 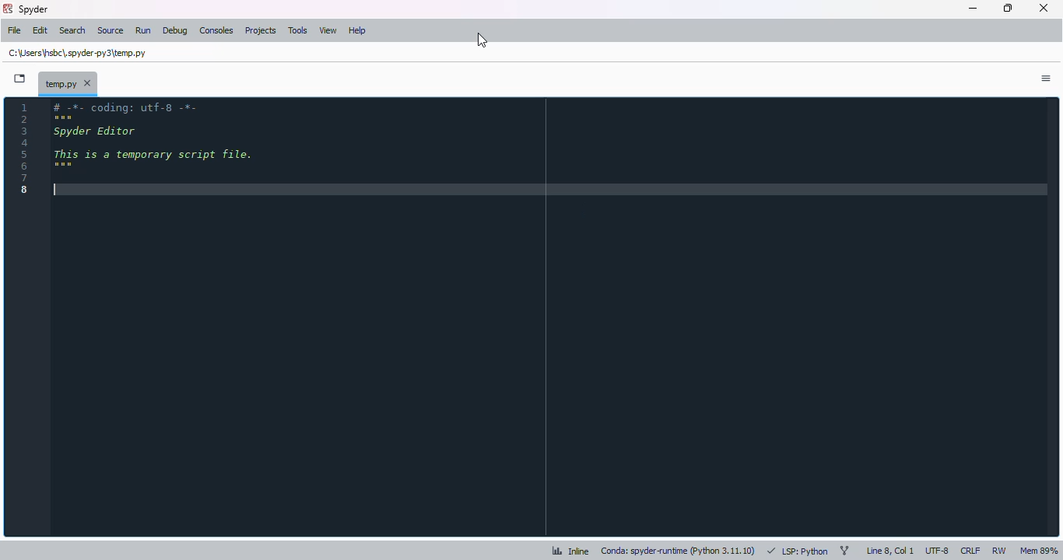 What do you see at coordinates (678, 551) in the screenshot?
I see `conda: spyder-runtime (python 3. 11. 10)` at bounding box center [678, 551].